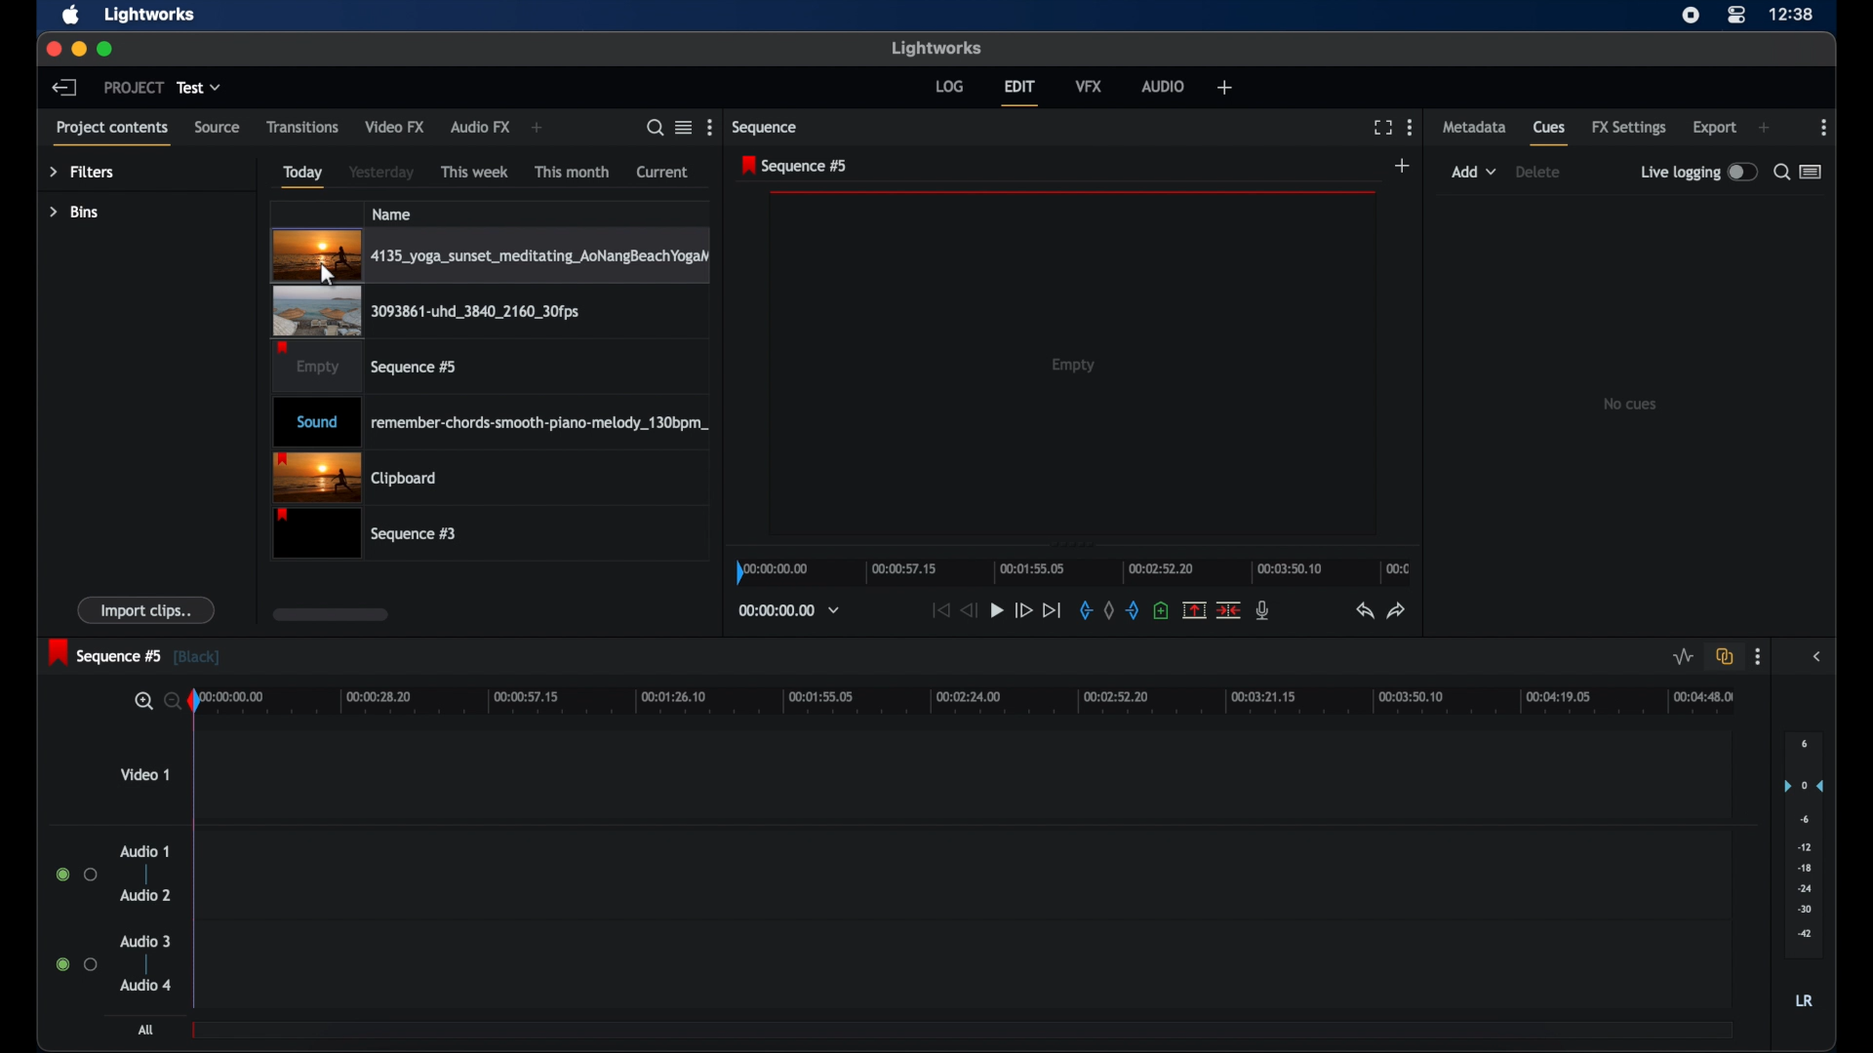  Describe the element at coordinates (1194, 608) in the screenshot. I see `` at that location.